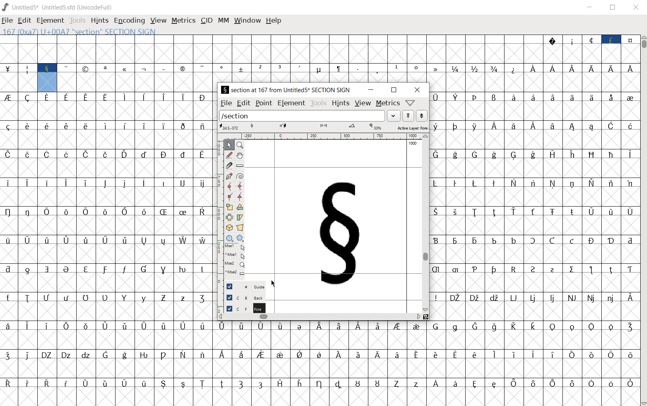 This screenshot has height=406, width=647. Describe the element at coordinates (324, 127) in the screenshot. I see `active layer` at that location.